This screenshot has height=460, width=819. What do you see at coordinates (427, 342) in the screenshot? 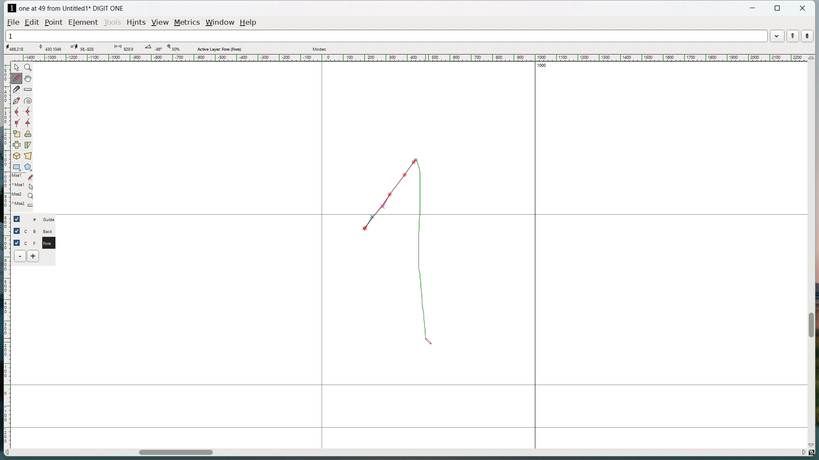
I see `cursor` at bounding box center [427, 342].